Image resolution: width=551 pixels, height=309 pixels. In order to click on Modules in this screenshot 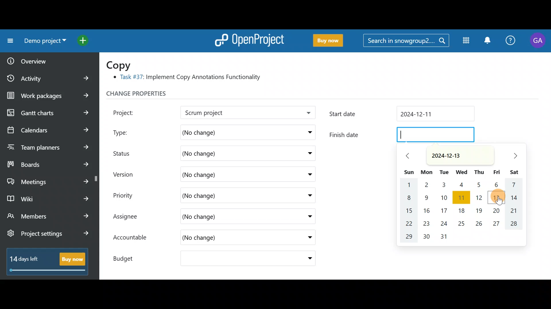, I will do `click(464, 41)`.